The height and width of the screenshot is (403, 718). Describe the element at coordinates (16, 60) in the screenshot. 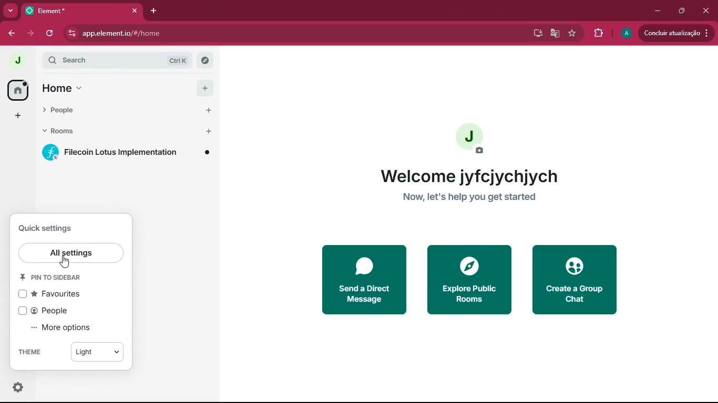

I see `profile picture` at that location.